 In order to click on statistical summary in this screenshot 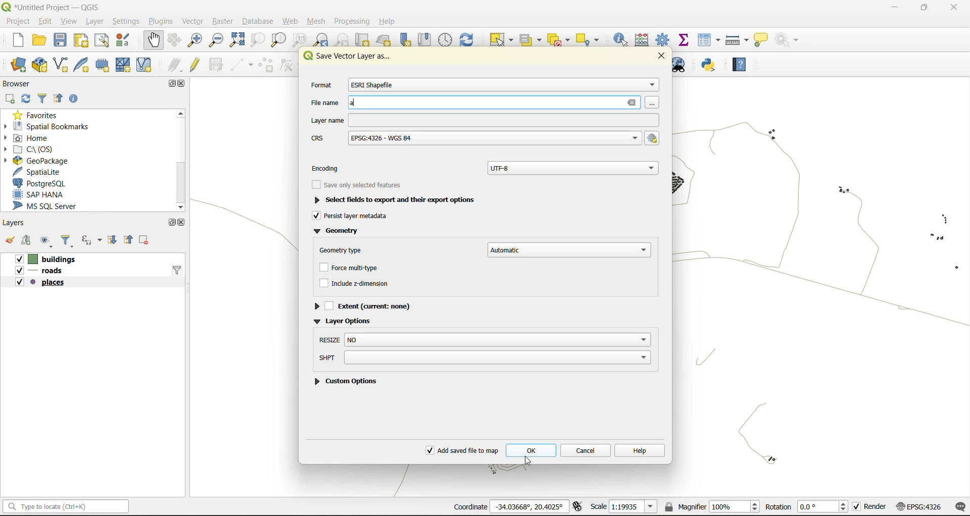, I will do `click(687, 40)`.